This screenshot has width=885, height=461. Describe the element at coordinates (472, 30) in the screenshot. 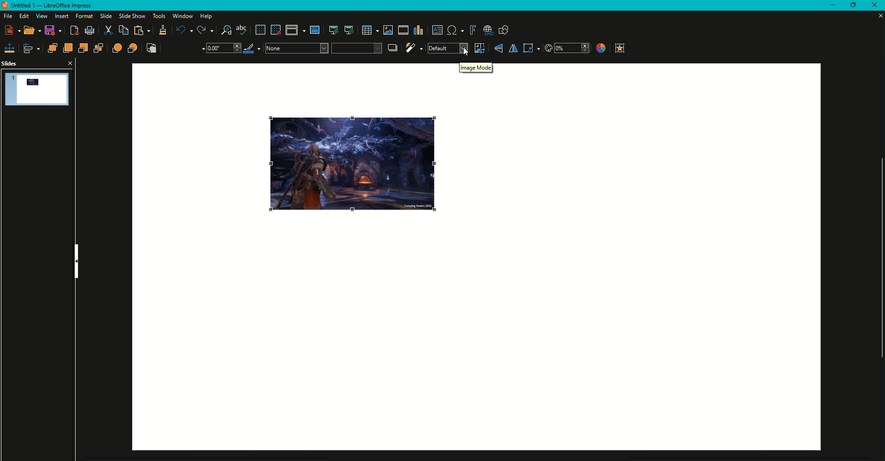

I see `Fontwork` at that location.